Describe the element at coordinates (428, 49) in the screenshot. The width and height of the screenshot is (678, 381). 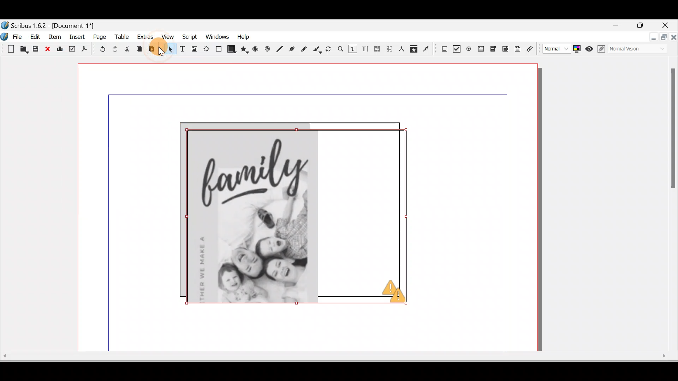
I see `Eye dropper` at that location.